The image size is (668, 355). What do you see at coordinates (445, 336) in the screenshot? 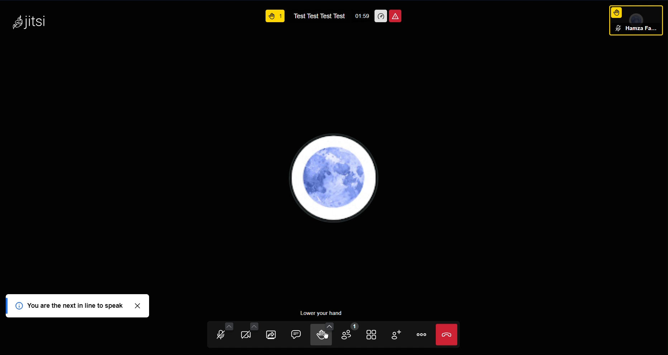
I see `Close` at bounding box center [445, 336].